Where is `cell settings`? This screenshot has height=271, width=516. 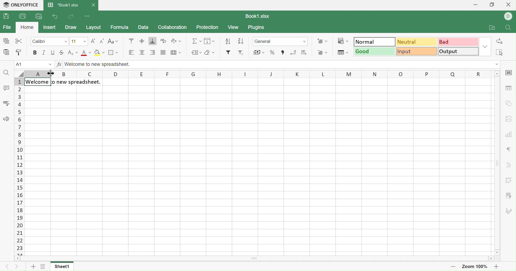 cell settings is located at coordinates (510, 73).